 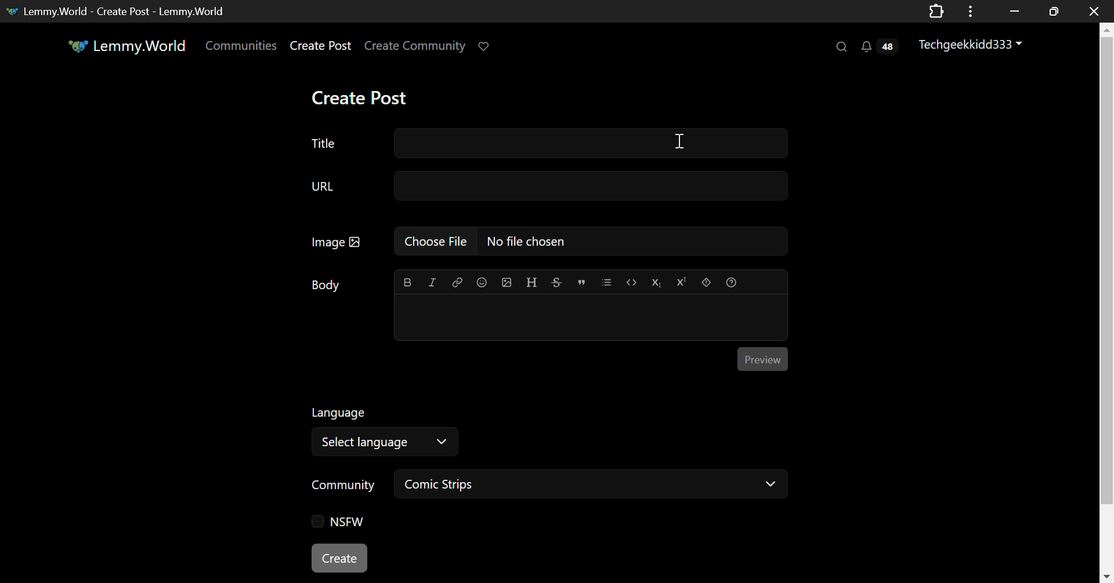 What do you see at coordinates (549, 243) in the screenshot?
I see `Image: No File Chosen` at bounding box center [549, 243].